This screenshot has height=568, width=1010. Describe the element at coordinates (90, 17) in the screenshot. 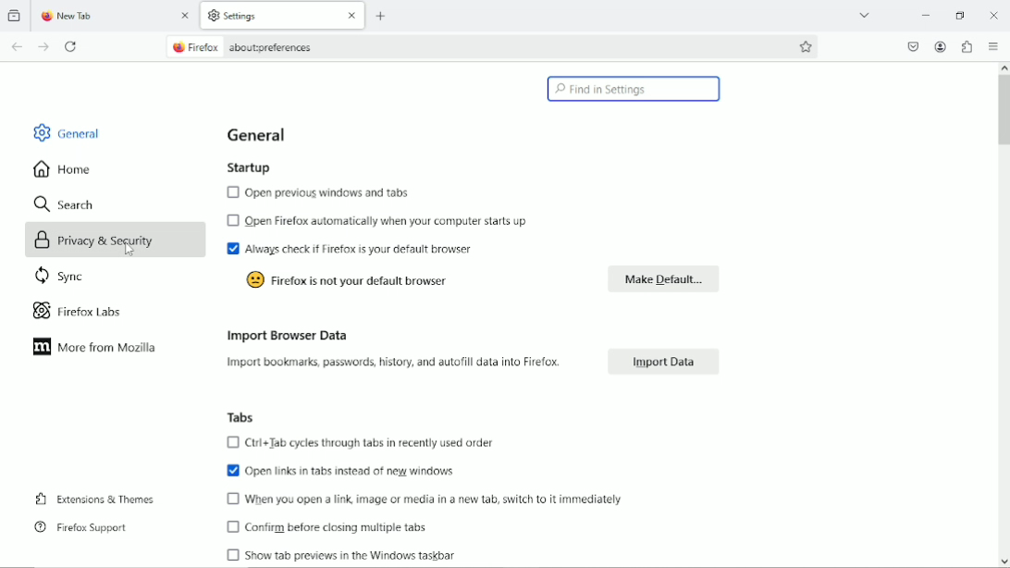

I see `new tab` at that location.